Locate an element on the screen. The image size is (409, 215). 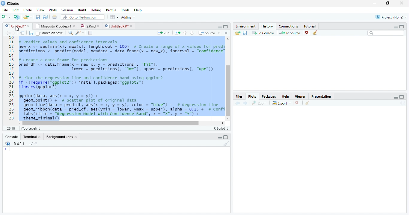
Close  is located at coordinates (402, 4).